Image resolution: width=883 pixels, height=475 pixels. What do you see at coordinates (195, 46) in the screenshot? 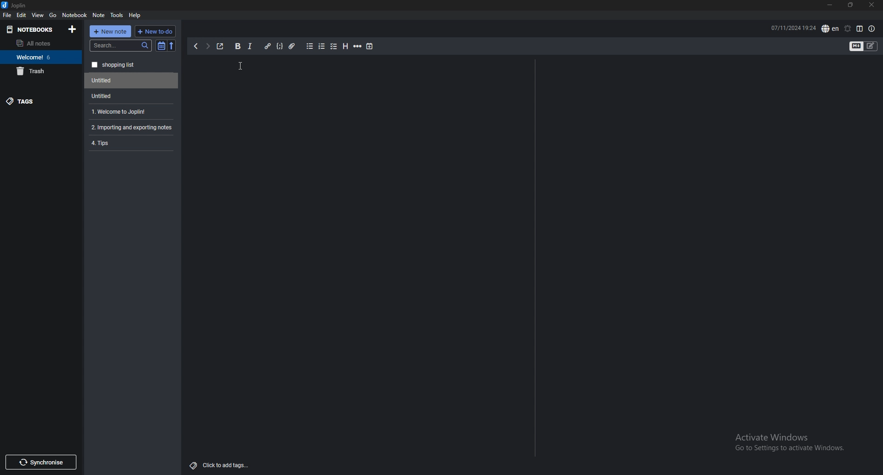
I see `previous` at bounding box center [195, 46].